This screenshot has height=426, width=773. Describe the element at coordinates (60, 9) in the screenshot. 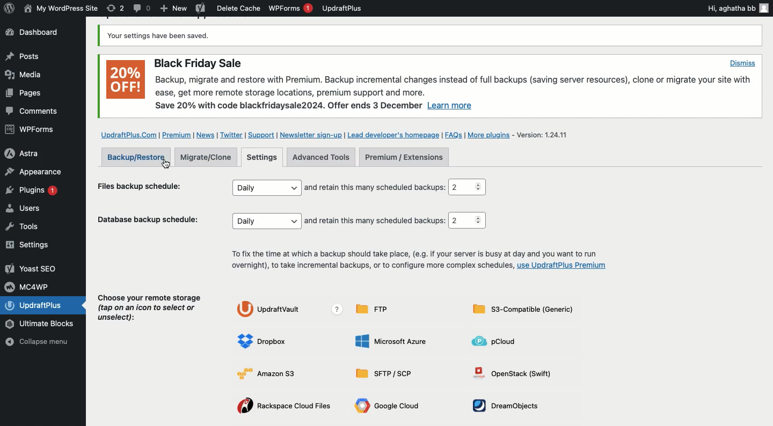

I see `WordPress Site` at that location.